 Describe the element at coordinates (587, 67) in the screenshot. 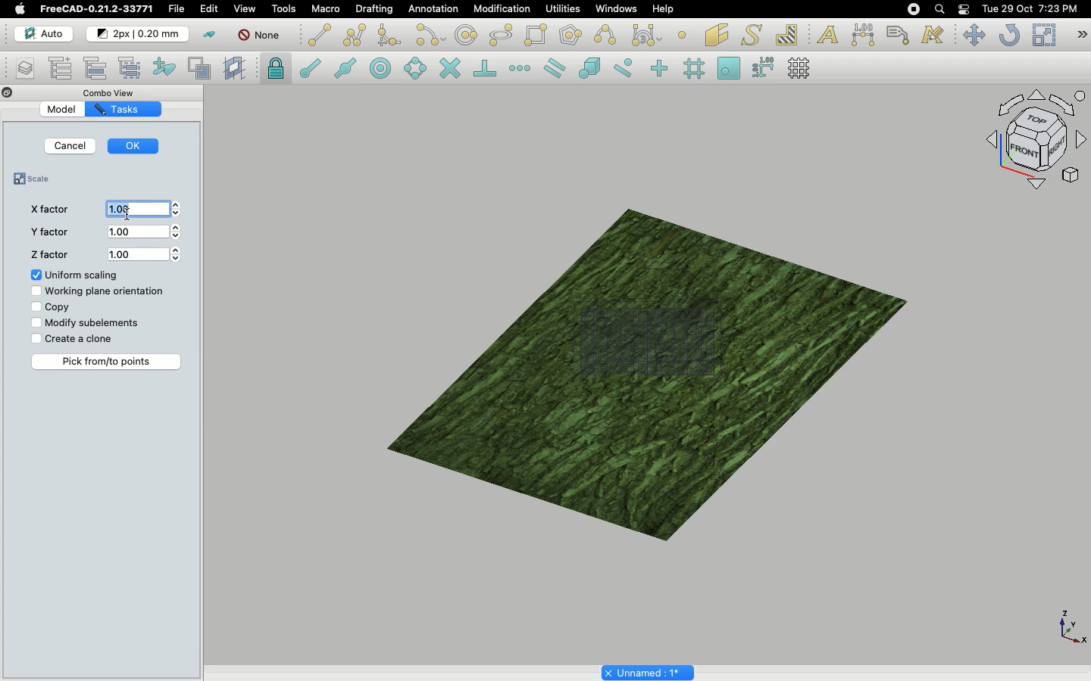

I see `Snap special` at that location.